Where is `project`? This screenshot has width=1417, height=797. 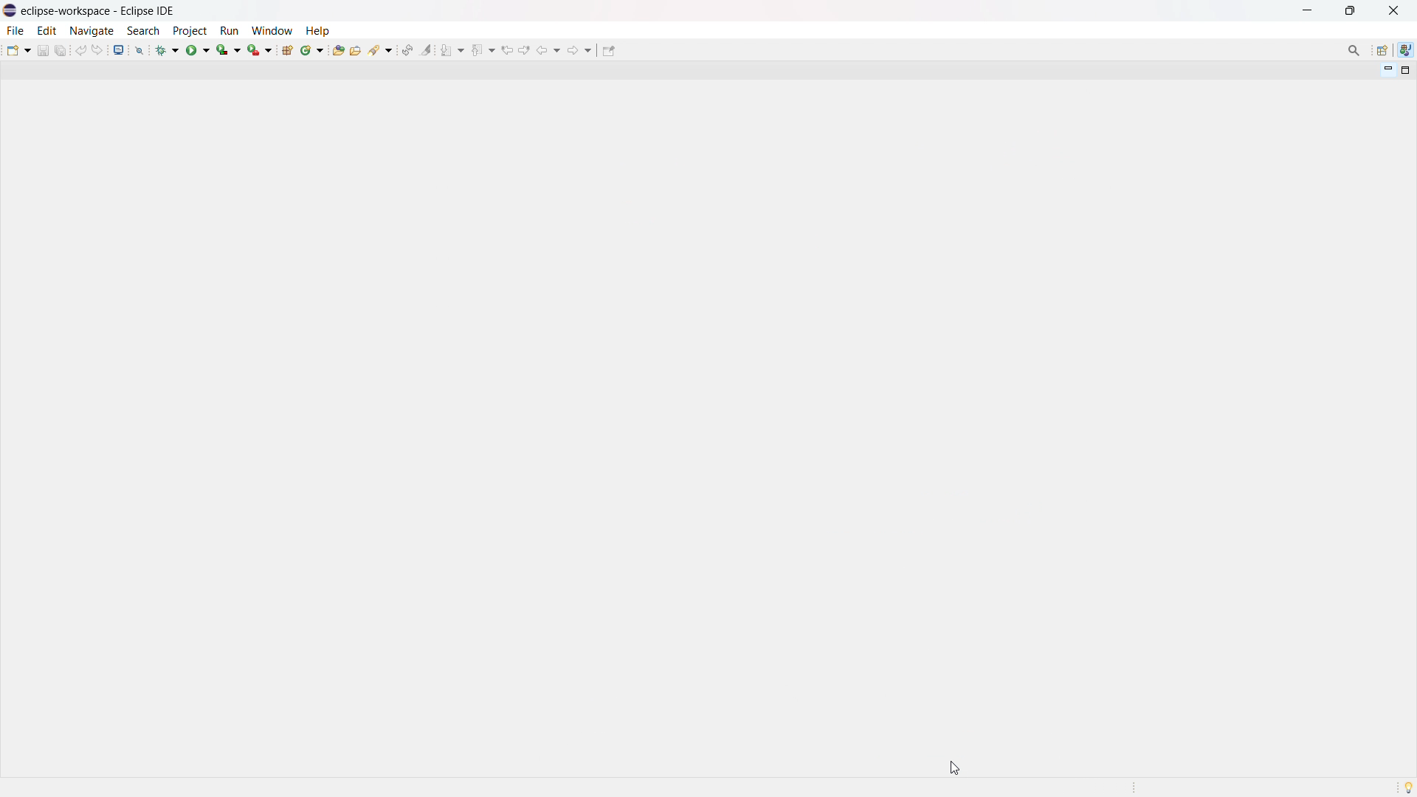 project is located at coordinates (189, 31).